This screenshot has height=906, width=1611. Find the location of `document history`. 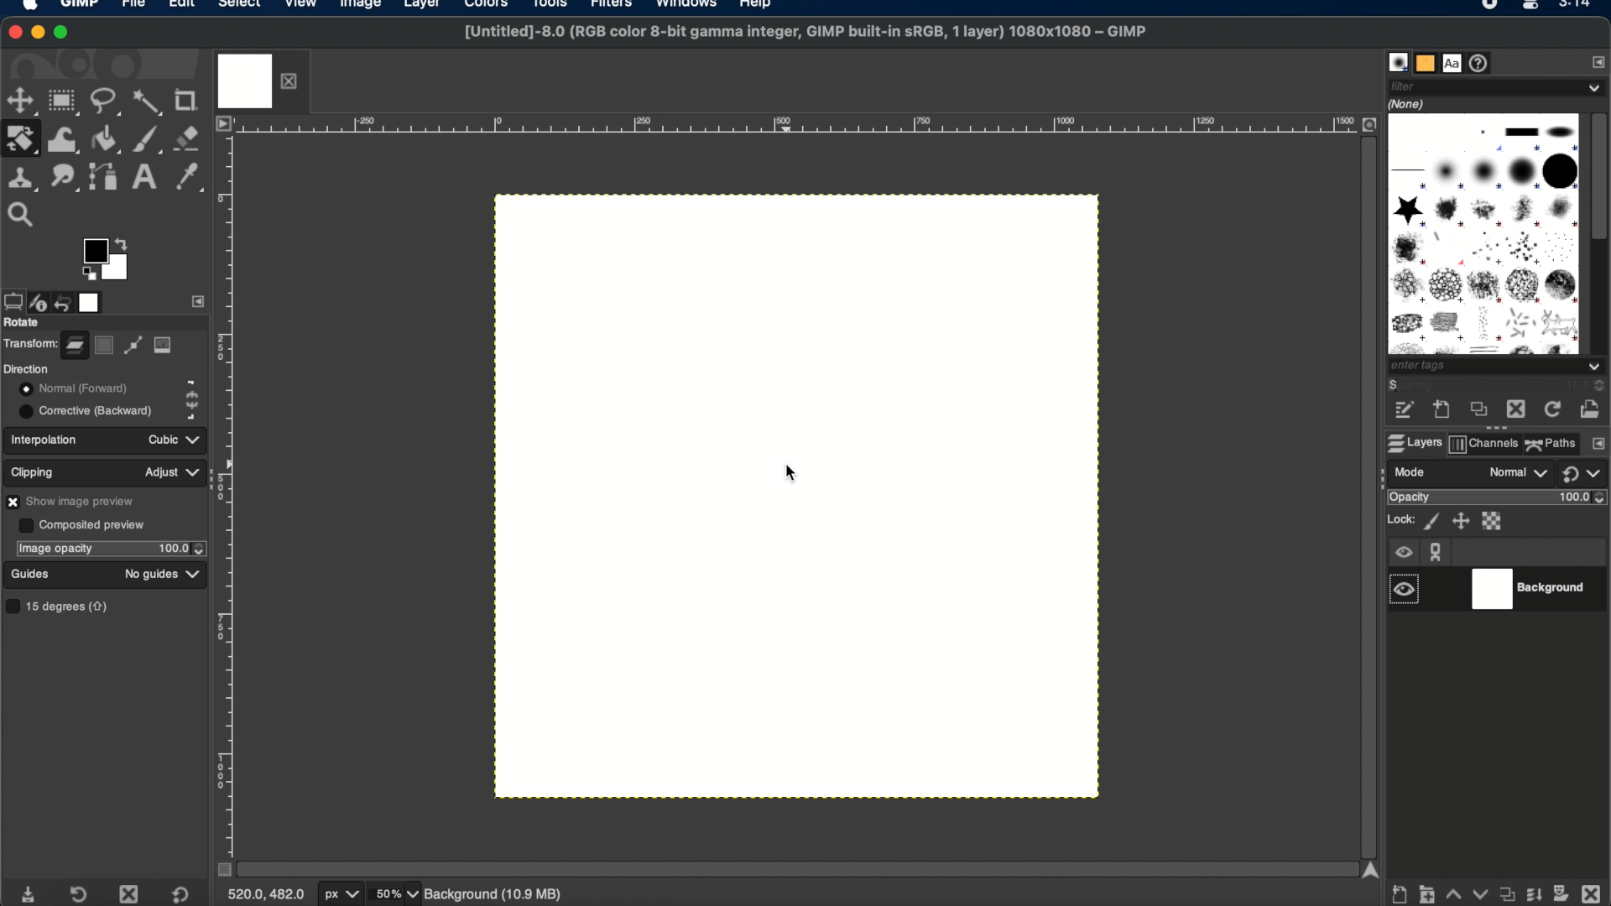

document history is located at coordinates (1483, 63).